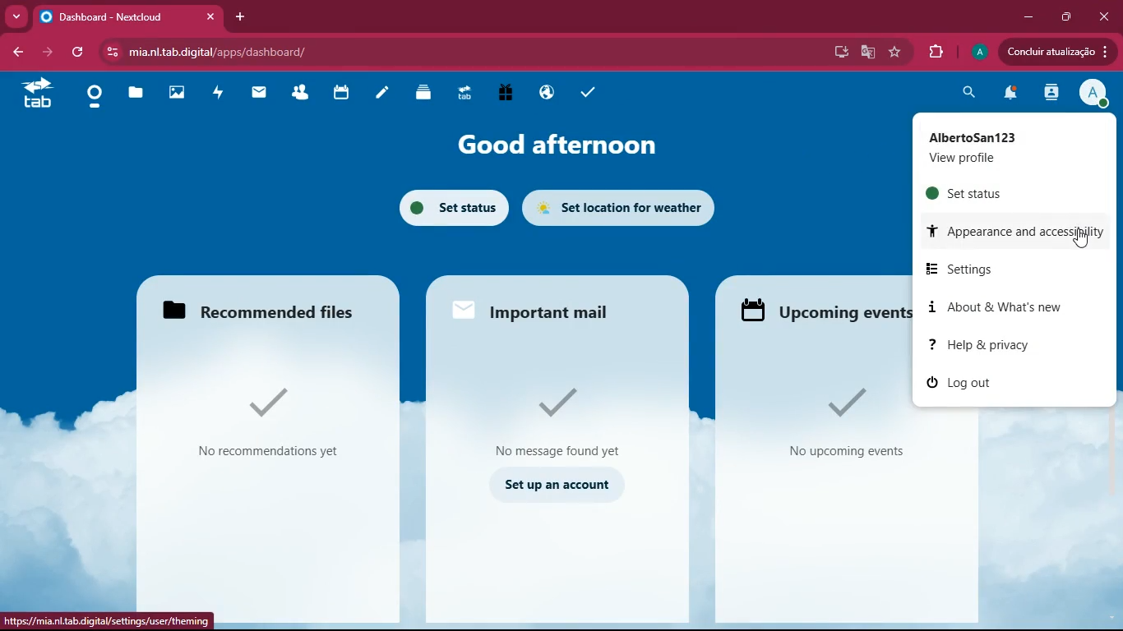 Image resolution: width=1123 pixels, height=631 pixels. What do you see at coordinates (1056, 52) in the screenshot?
I see `Concluir atualizacao` at bounding box center [1056, 52].